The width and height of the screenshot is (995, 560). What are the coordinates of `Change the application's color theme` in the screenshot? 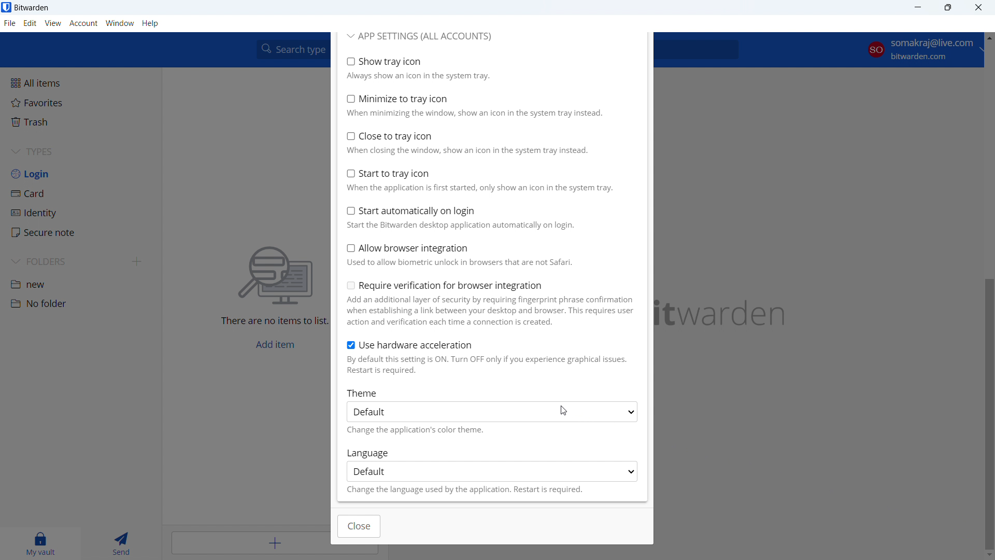 It's located at (429, 430).